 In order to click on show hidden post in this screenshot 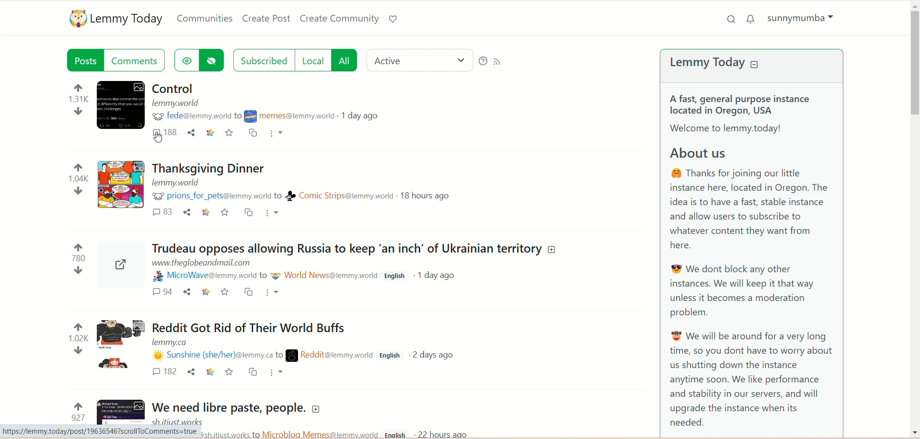, I will do `click(188, 59)`.